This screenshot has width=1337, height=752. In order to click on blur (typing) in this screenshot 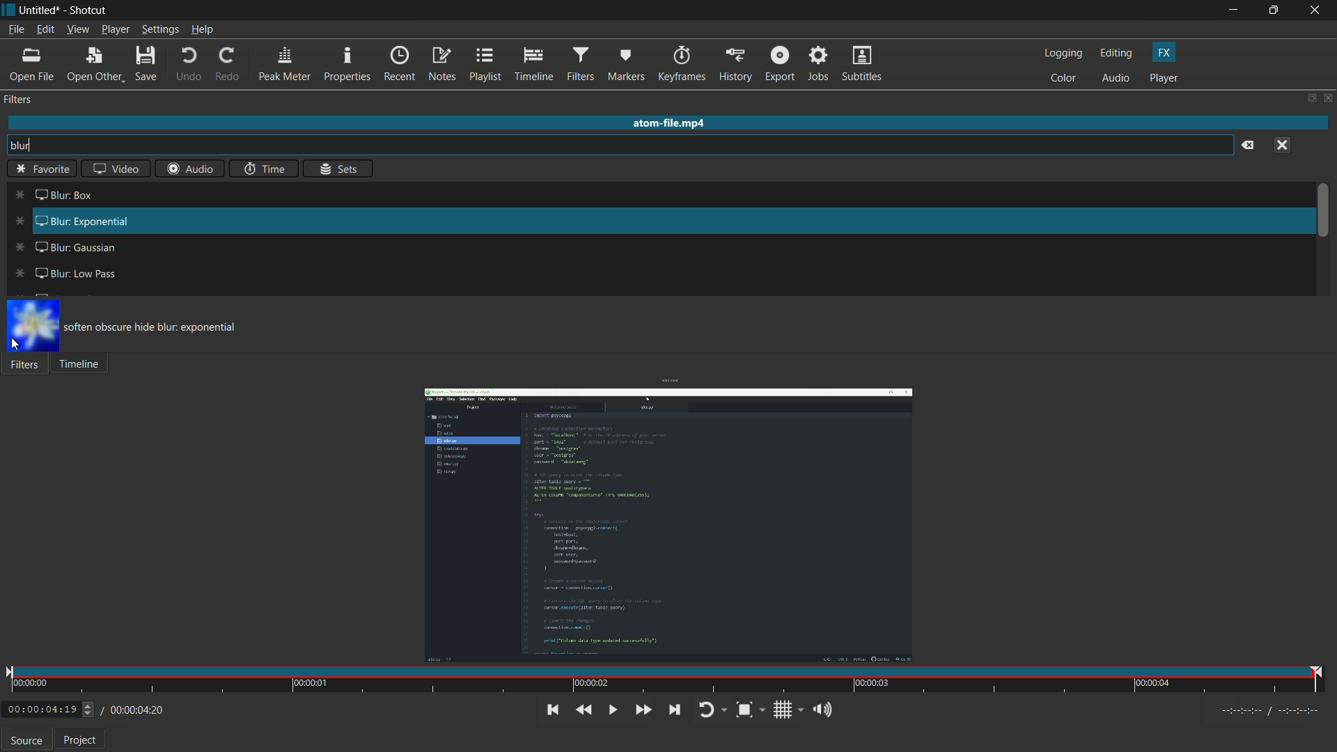, I will do `click(30, 147)`.